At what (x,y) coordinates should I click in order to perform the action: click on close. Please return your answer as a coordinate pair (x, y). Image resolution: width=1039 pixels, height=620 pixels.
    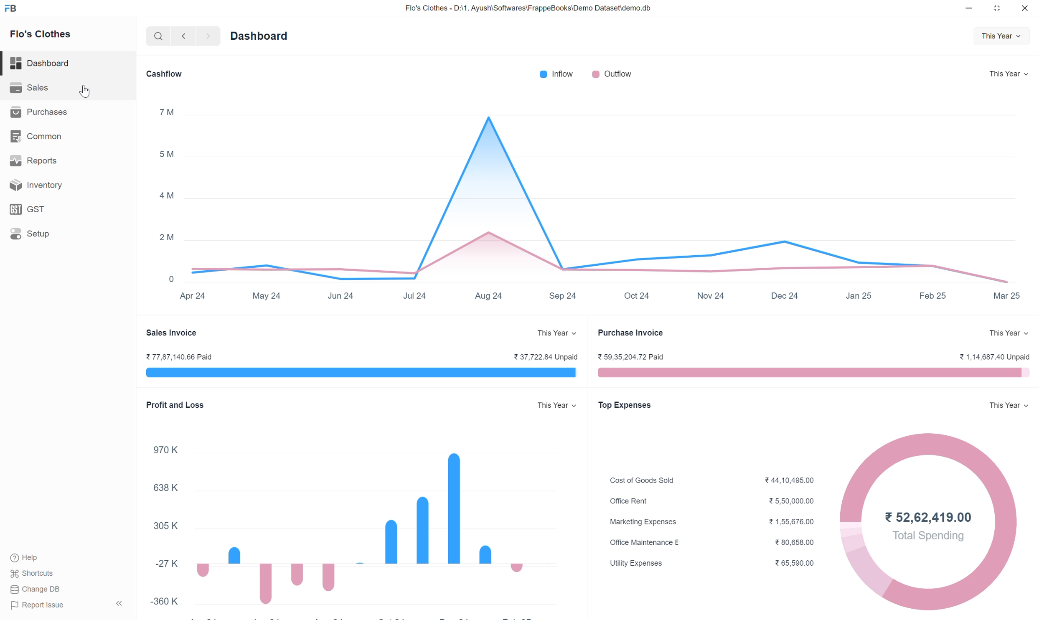
    Looking at the image, I should click on (1025, 9).